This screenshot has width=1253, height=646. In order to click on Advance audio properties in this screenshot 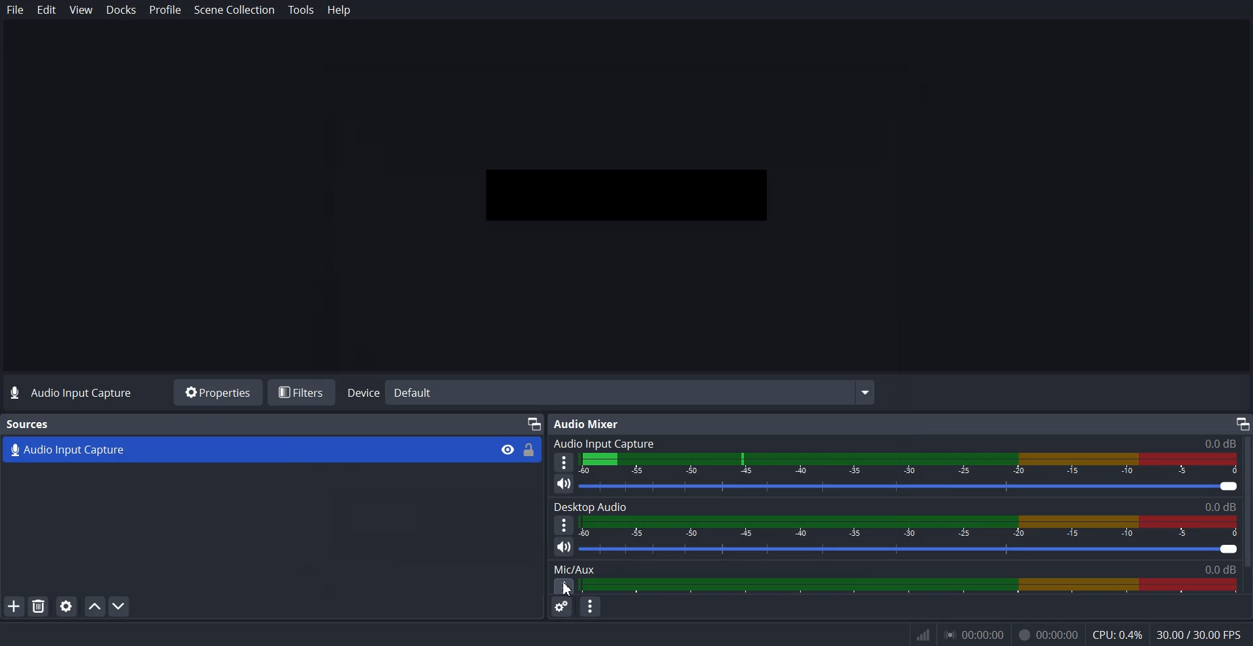, I will do `click(563, 609)`.